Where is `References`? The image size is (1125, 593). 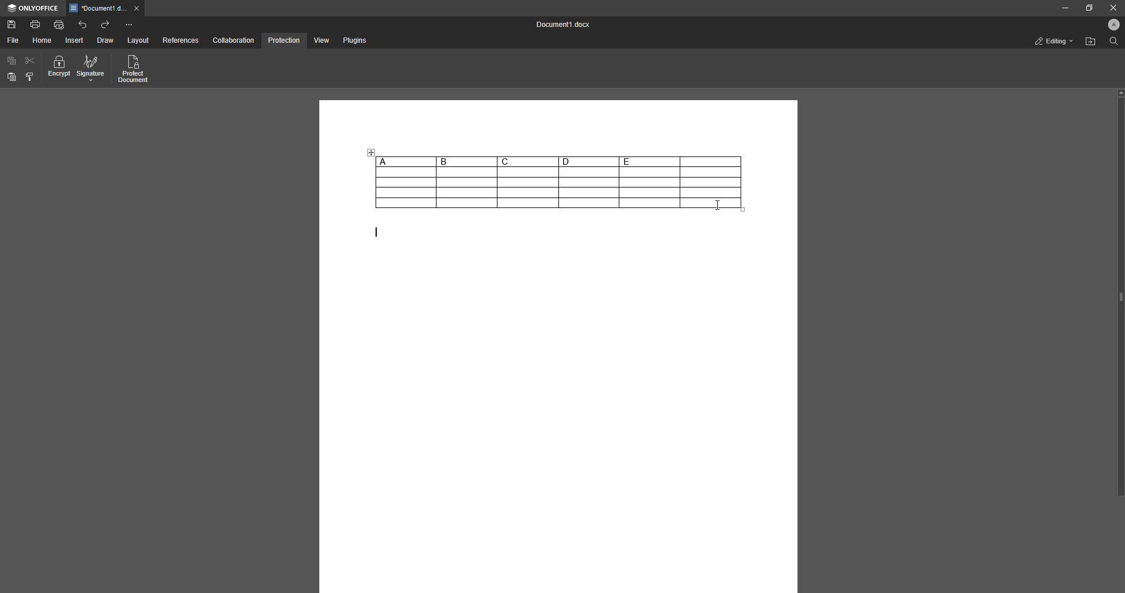
References is located at coordinates (180, 41).